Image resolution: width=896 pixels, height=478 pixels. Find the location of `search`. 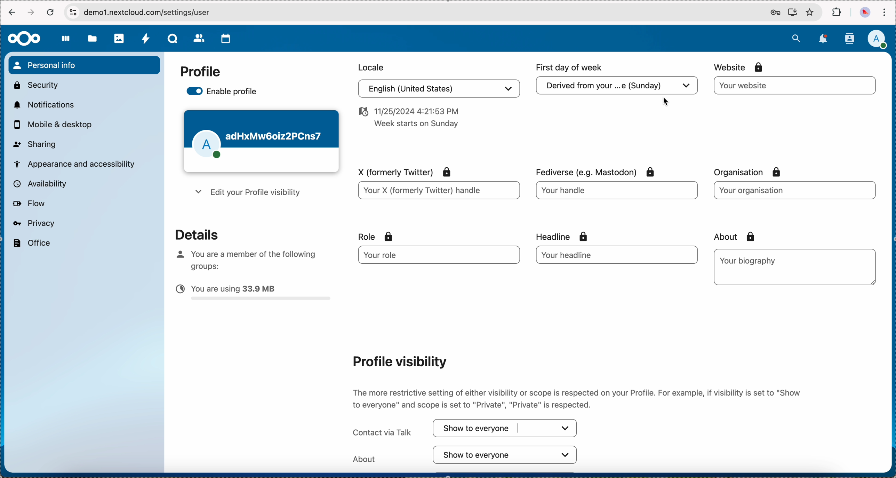

search is located at coordinates (796, 37).